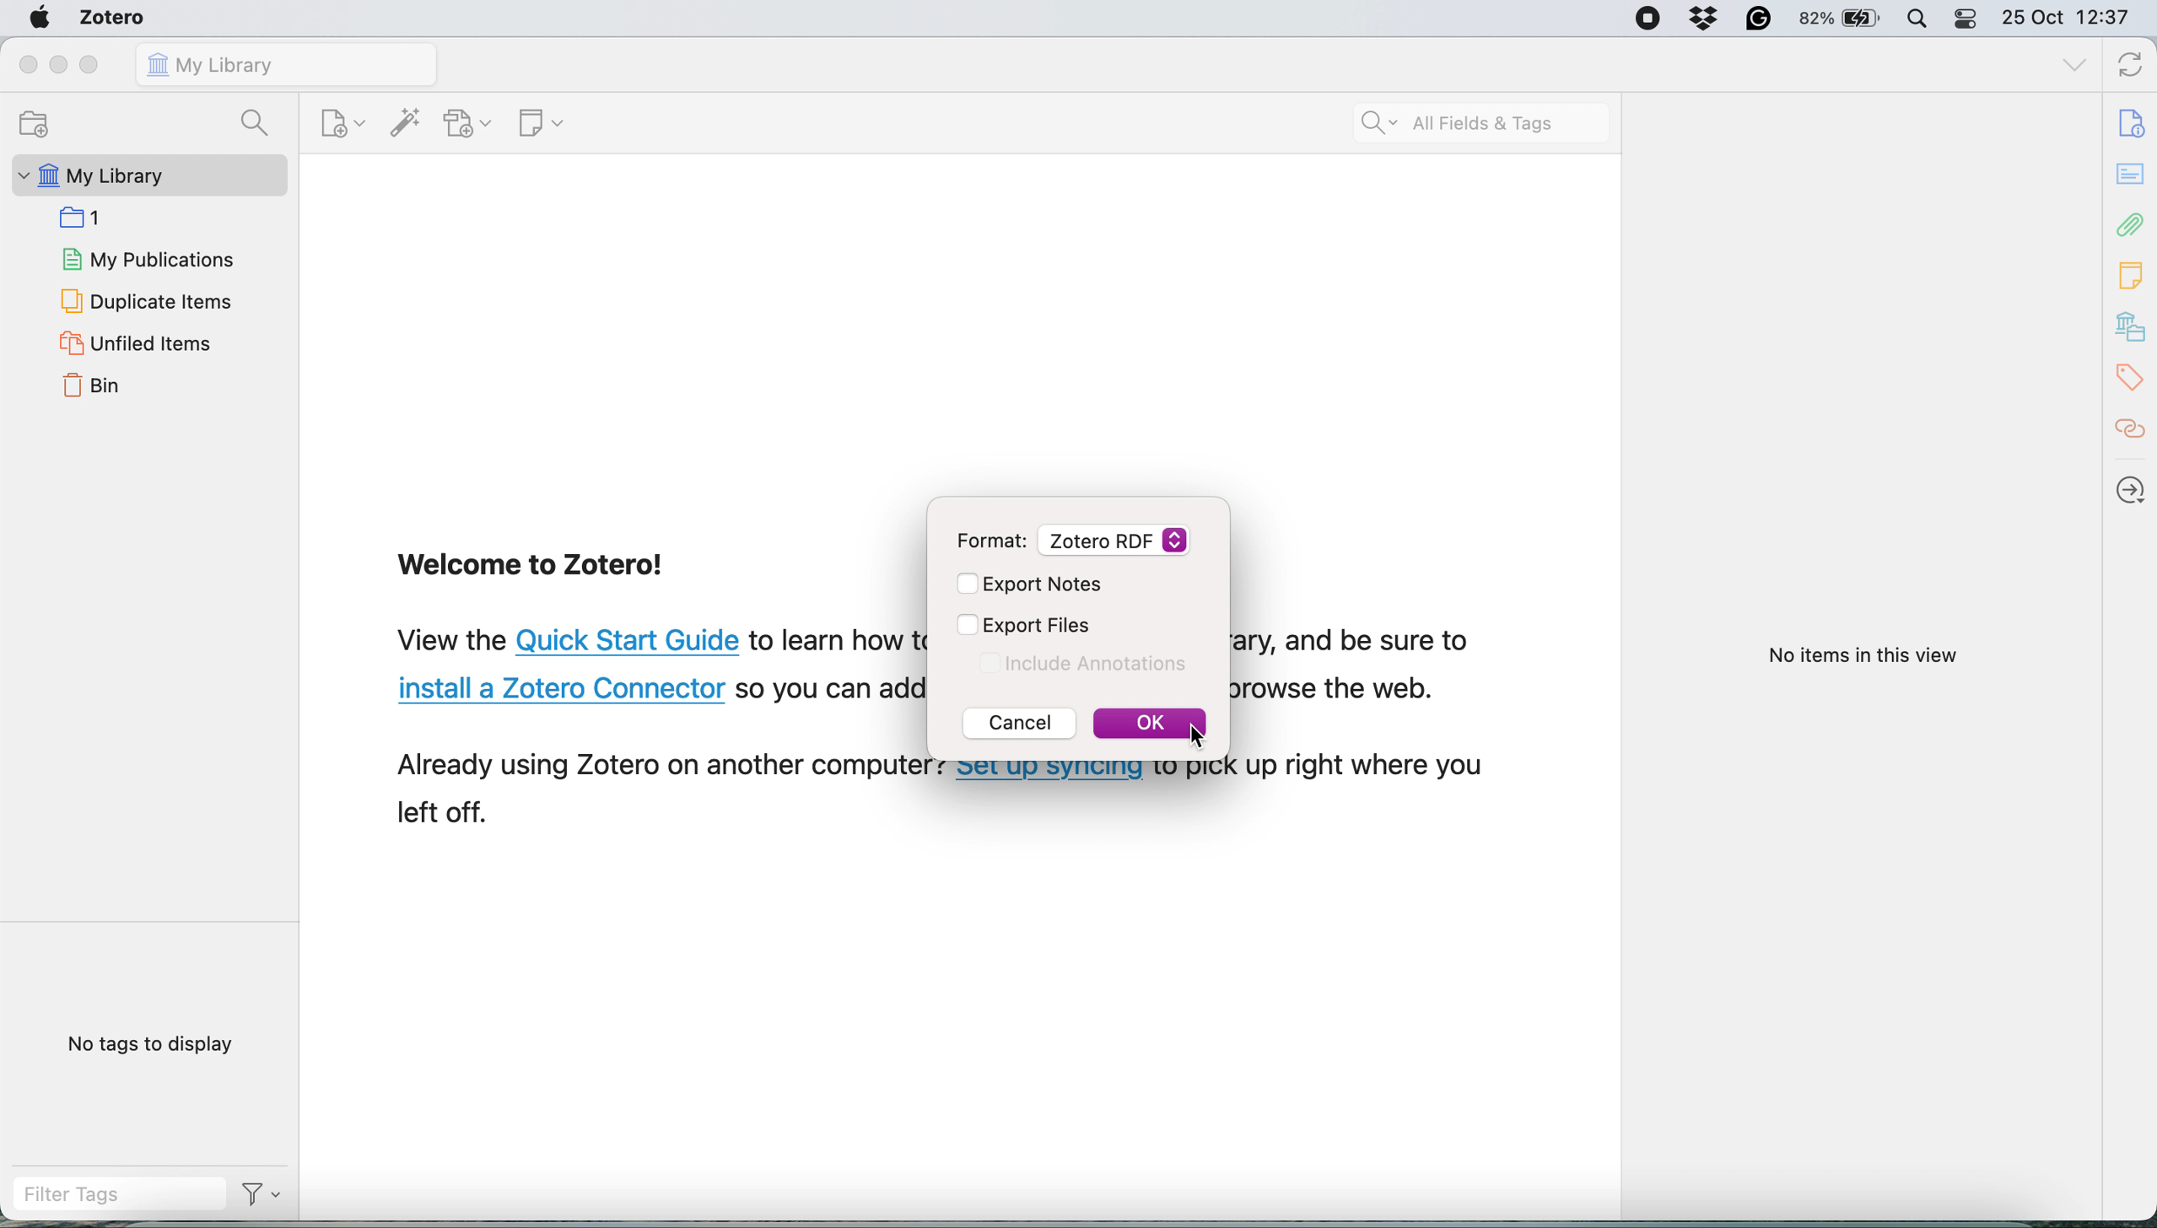 The height and width of the screenshot is (1228, 2157). What do you see at coordinates (1076, 583) in the screenshot?
I see `Export Notes` at bounding box center [1076, 583].